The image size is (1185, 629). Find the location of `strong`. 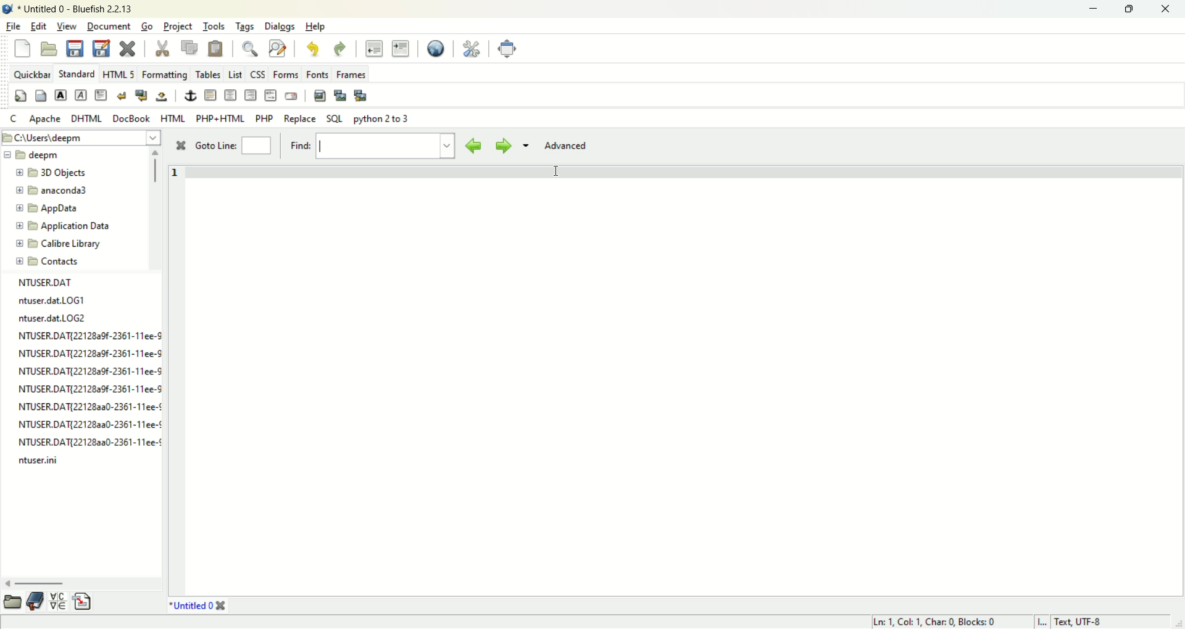

strong is located at coordinates (60, 95).